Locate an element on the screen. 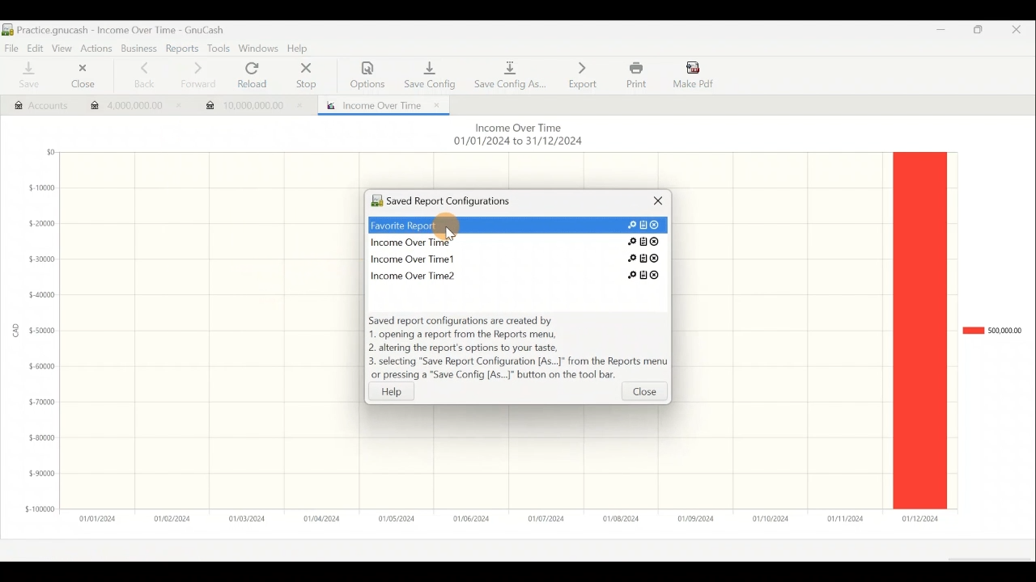 This screenshot has height=582, width=1036. Business is located at coordinates (139, 49).